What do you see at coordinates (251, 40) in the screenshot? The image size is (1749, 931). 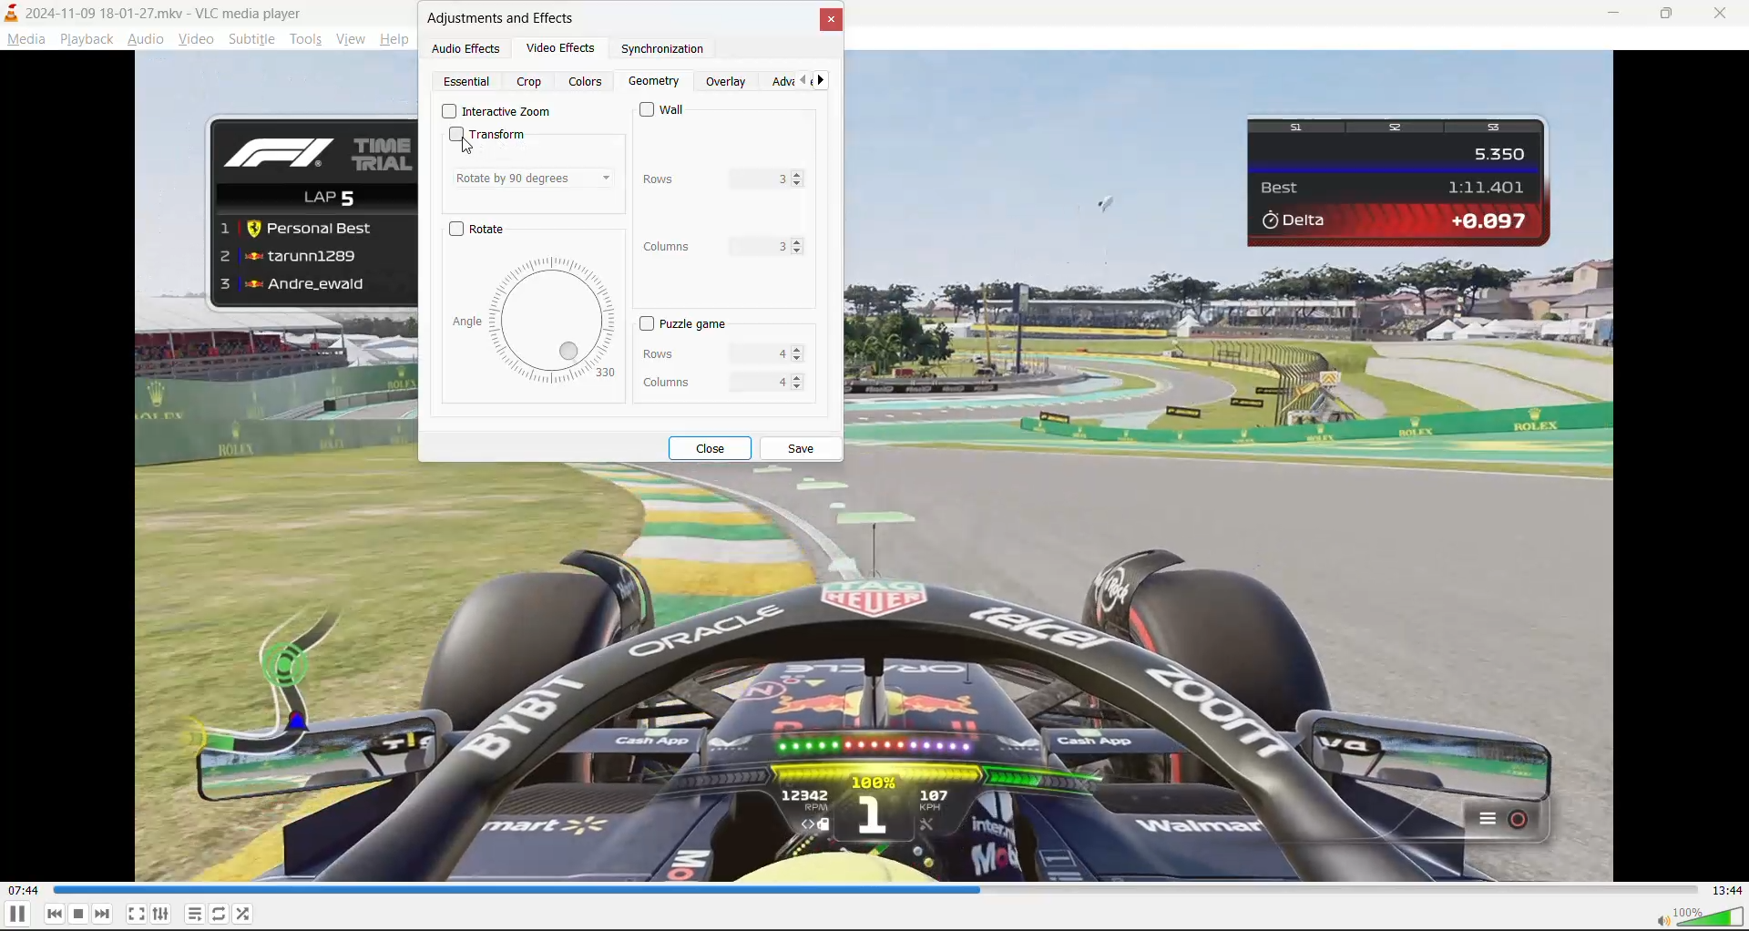 I see `subtitle` at bounding box center [251, 40].